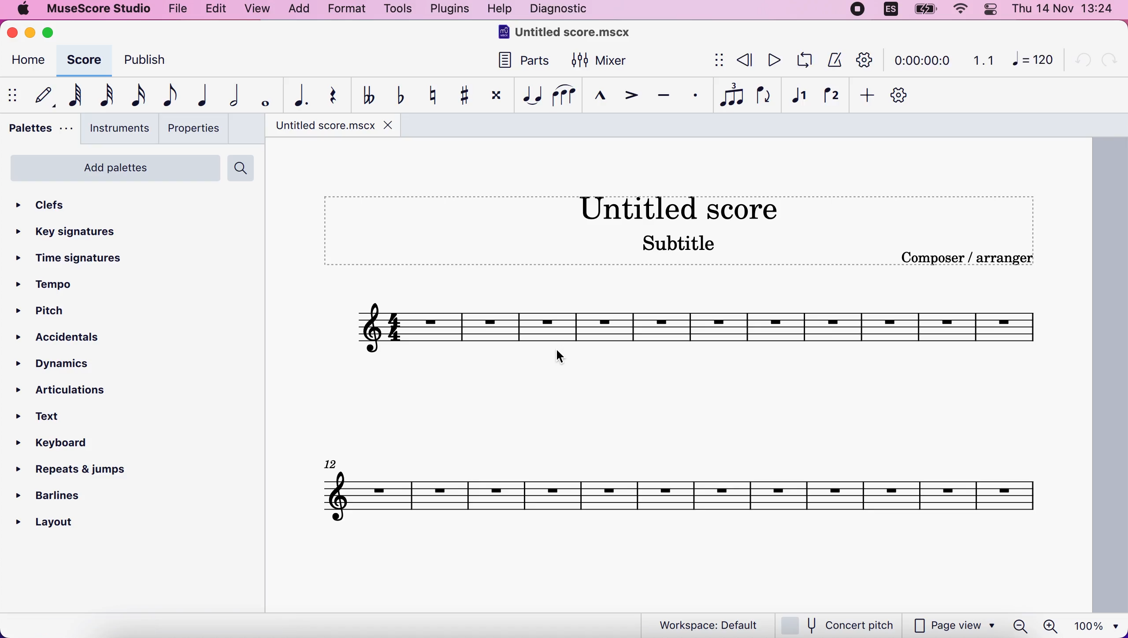  Describe the element at coordinates (460, 96) in the screenshot. I see `toggle sharp` at that location.